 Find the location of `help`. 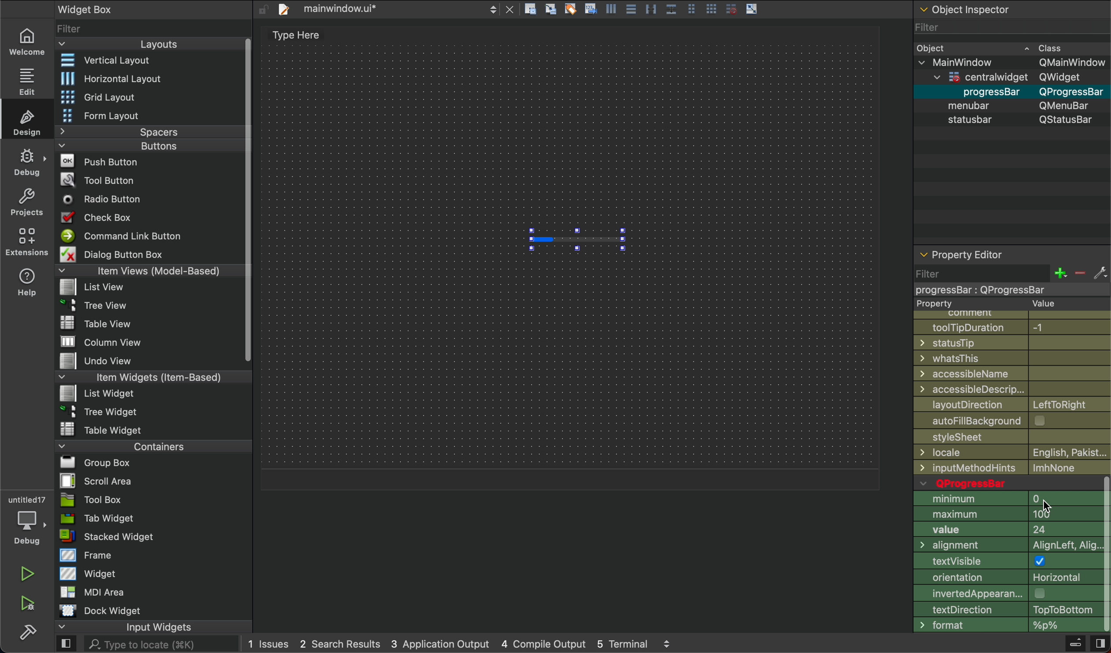

help is located at coordinates (28, 282).